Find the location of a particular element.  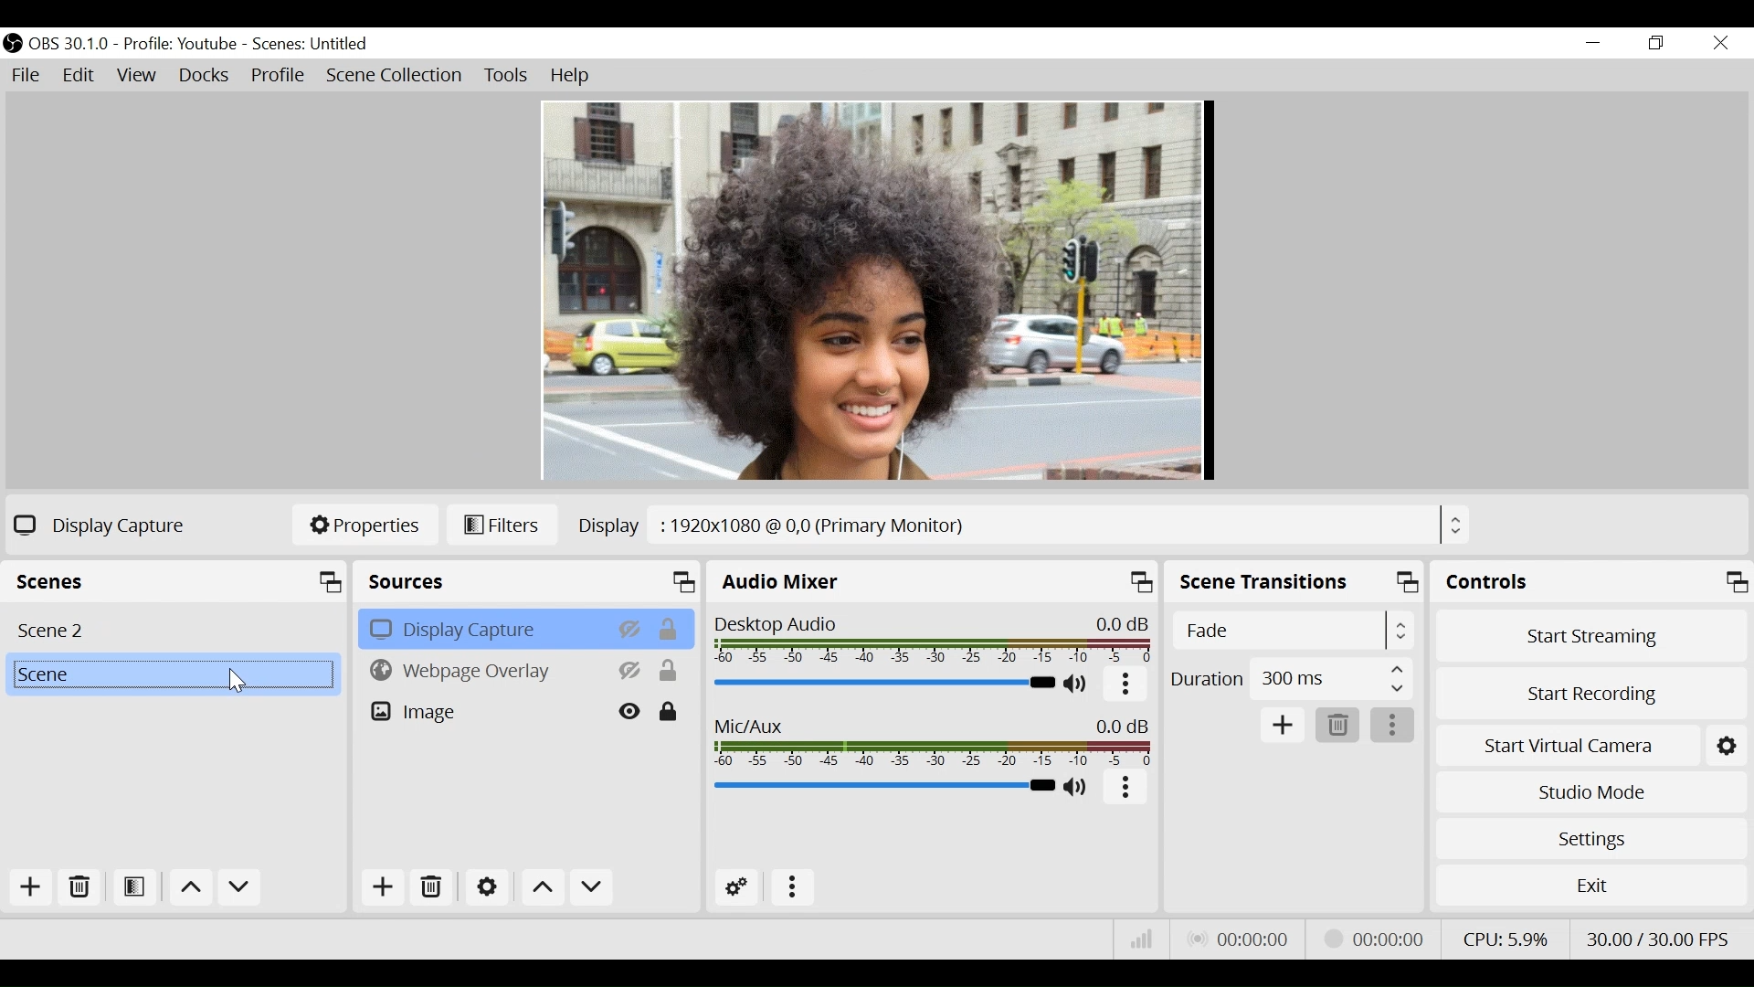

Settings is located at coordinates (1726, 746).